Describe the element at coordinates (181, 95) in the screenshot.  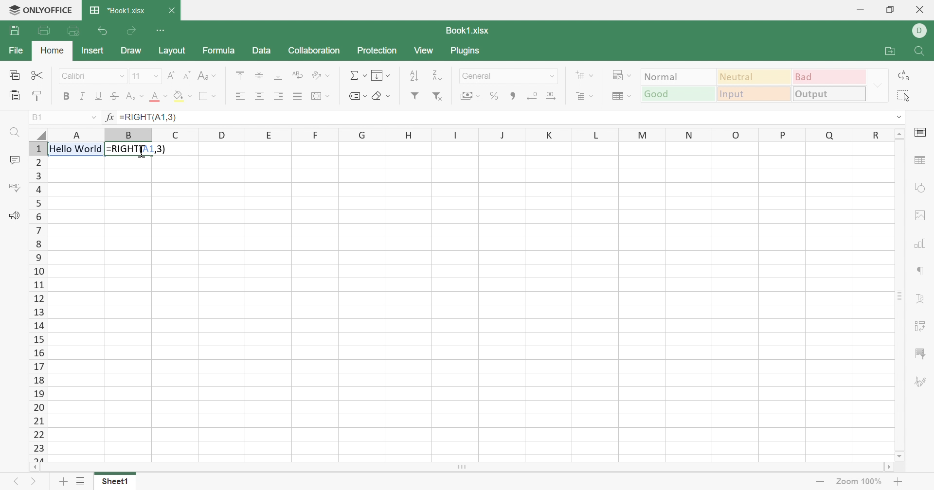
I see `Fill color` at that location.